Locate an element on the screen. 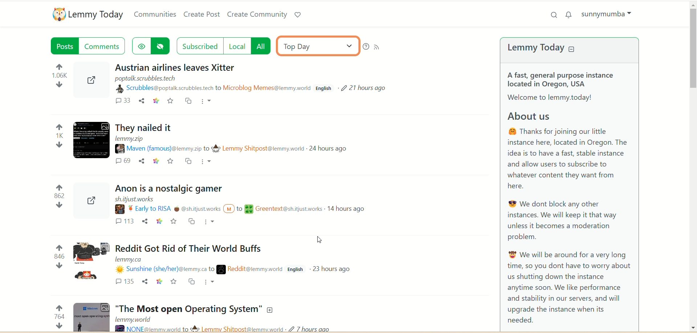 This screenshot has height=333, width=697. subscribed is located at coordinates (199, 45).